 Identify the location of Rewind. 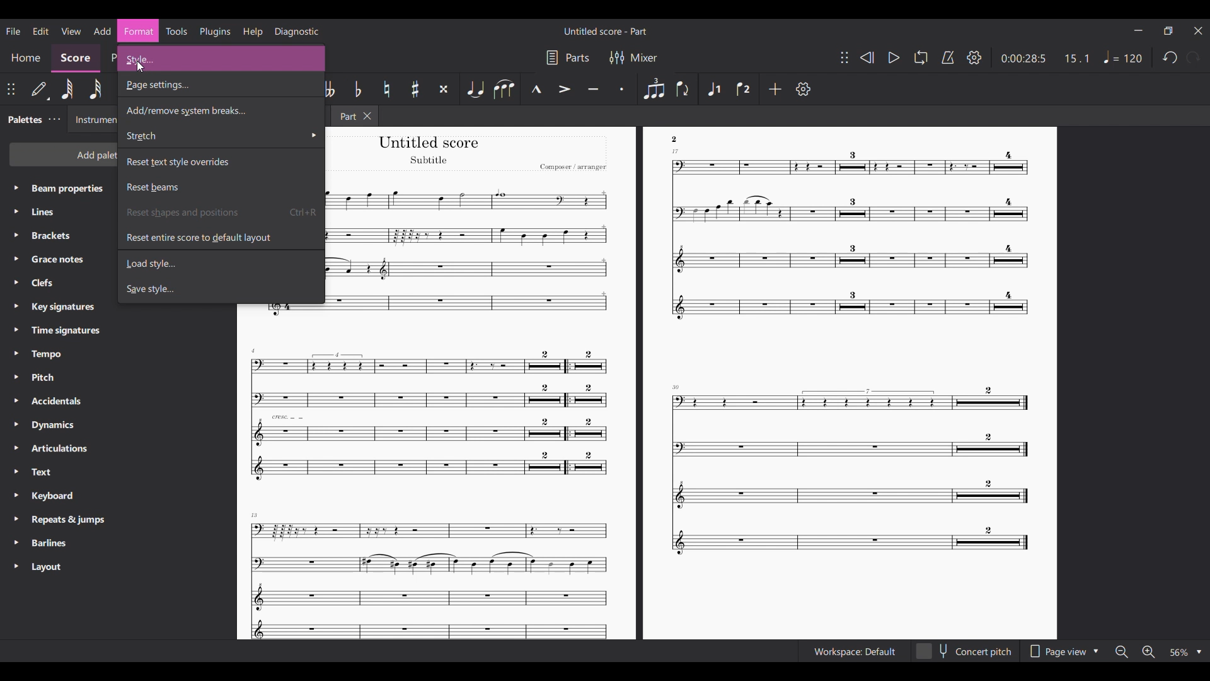
(867, 57).